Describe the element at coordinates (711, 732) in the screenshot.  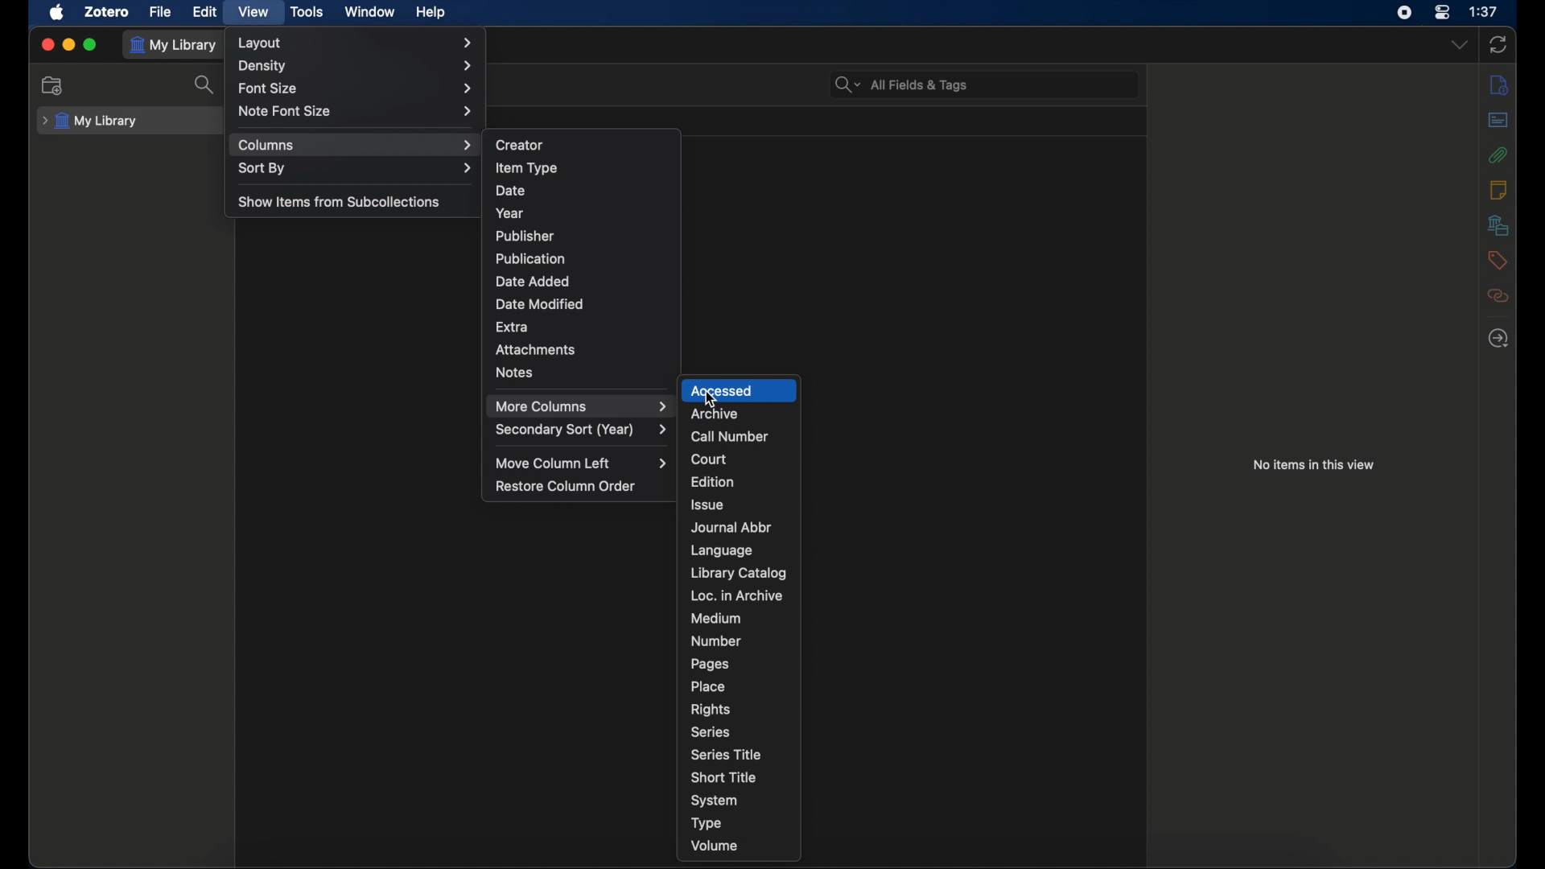
I see `series` at that location.